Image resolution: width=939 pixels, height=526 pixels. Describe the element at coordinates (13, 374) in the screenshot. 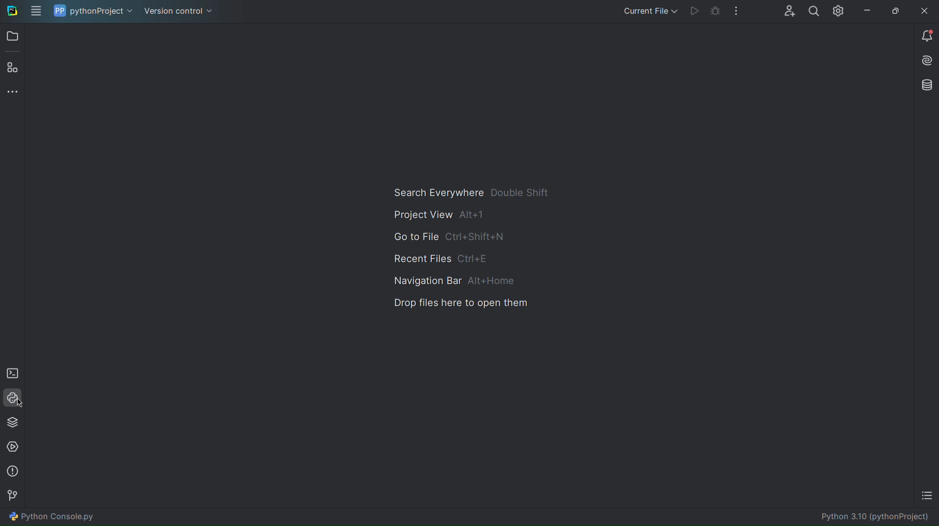

I see `Terminal` at that location.